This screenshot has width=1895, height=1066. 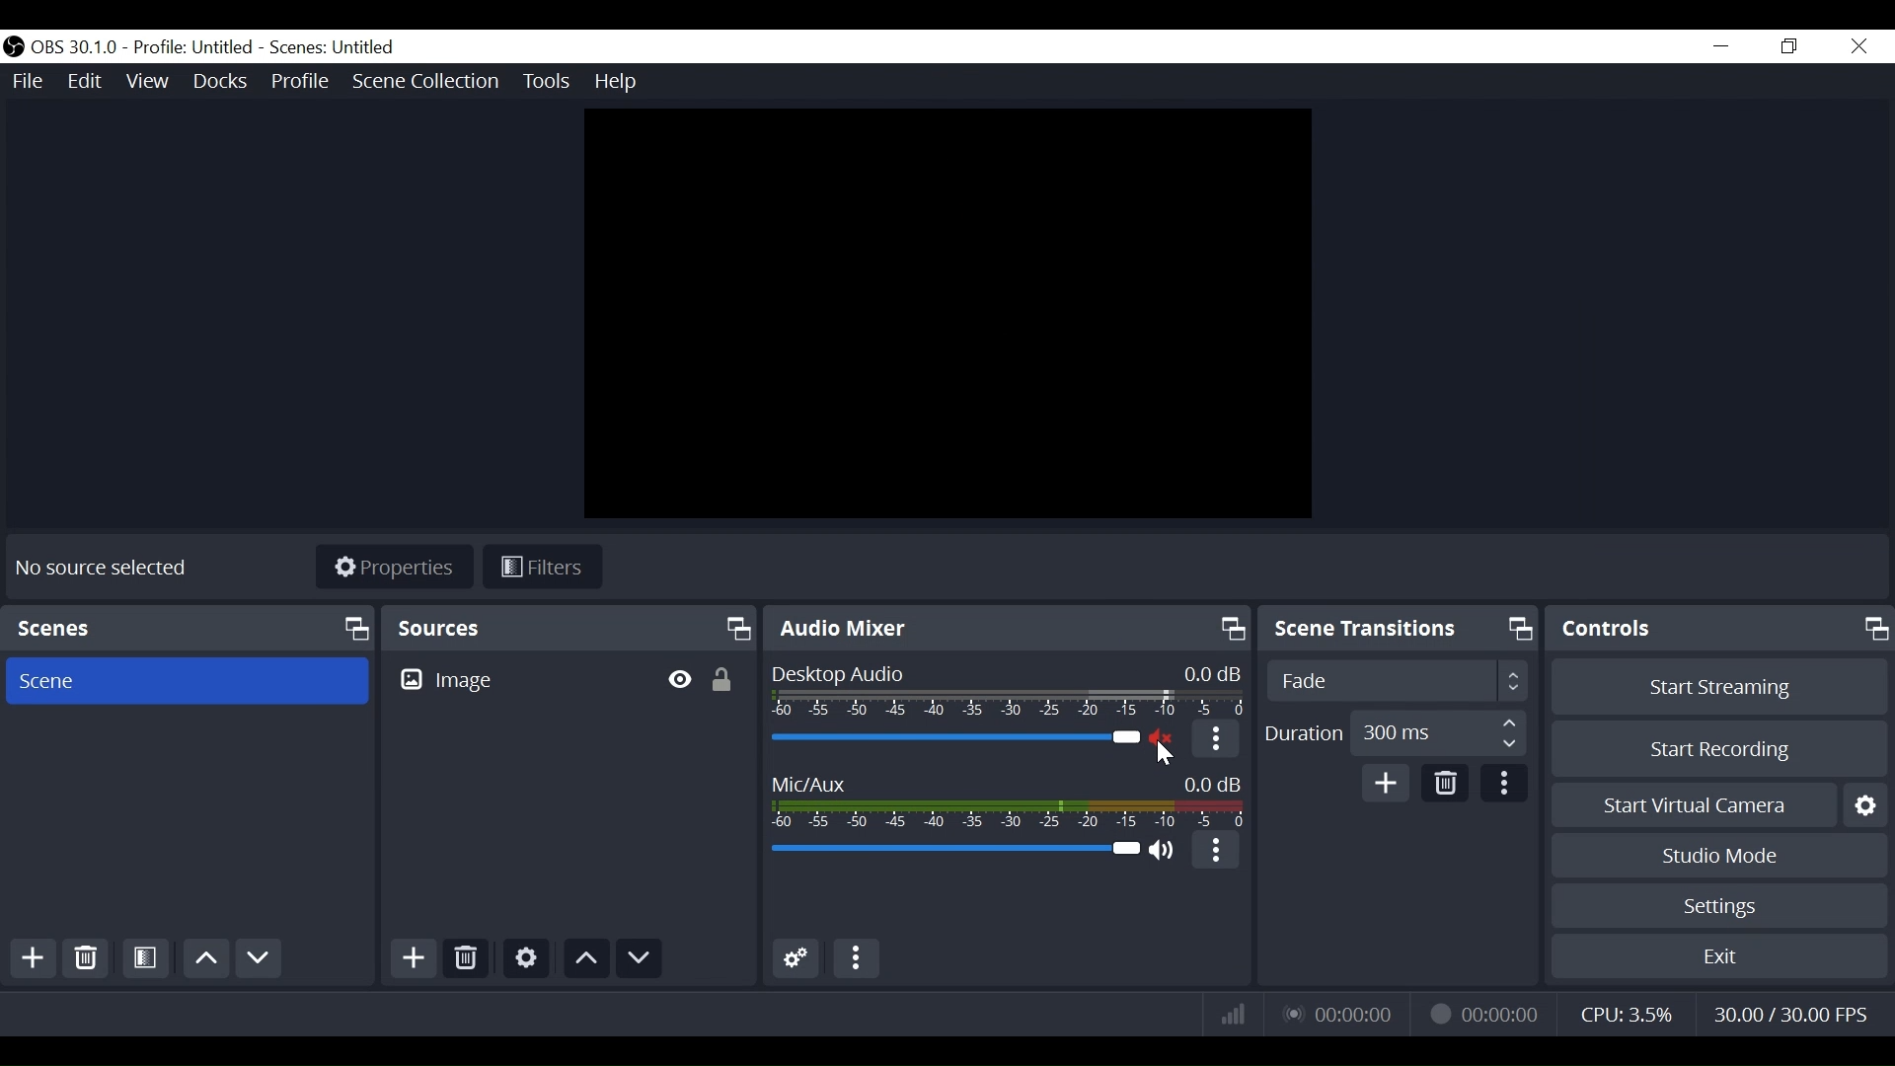 I want to click on Desktop Audio , so click(x=1008, y=691).